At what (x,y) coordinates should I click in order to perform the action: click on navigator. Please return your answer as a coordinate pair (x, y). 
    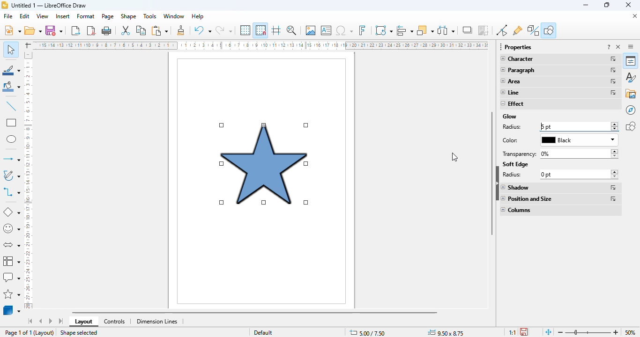
    Looking at the image, I should click on (631, 110).